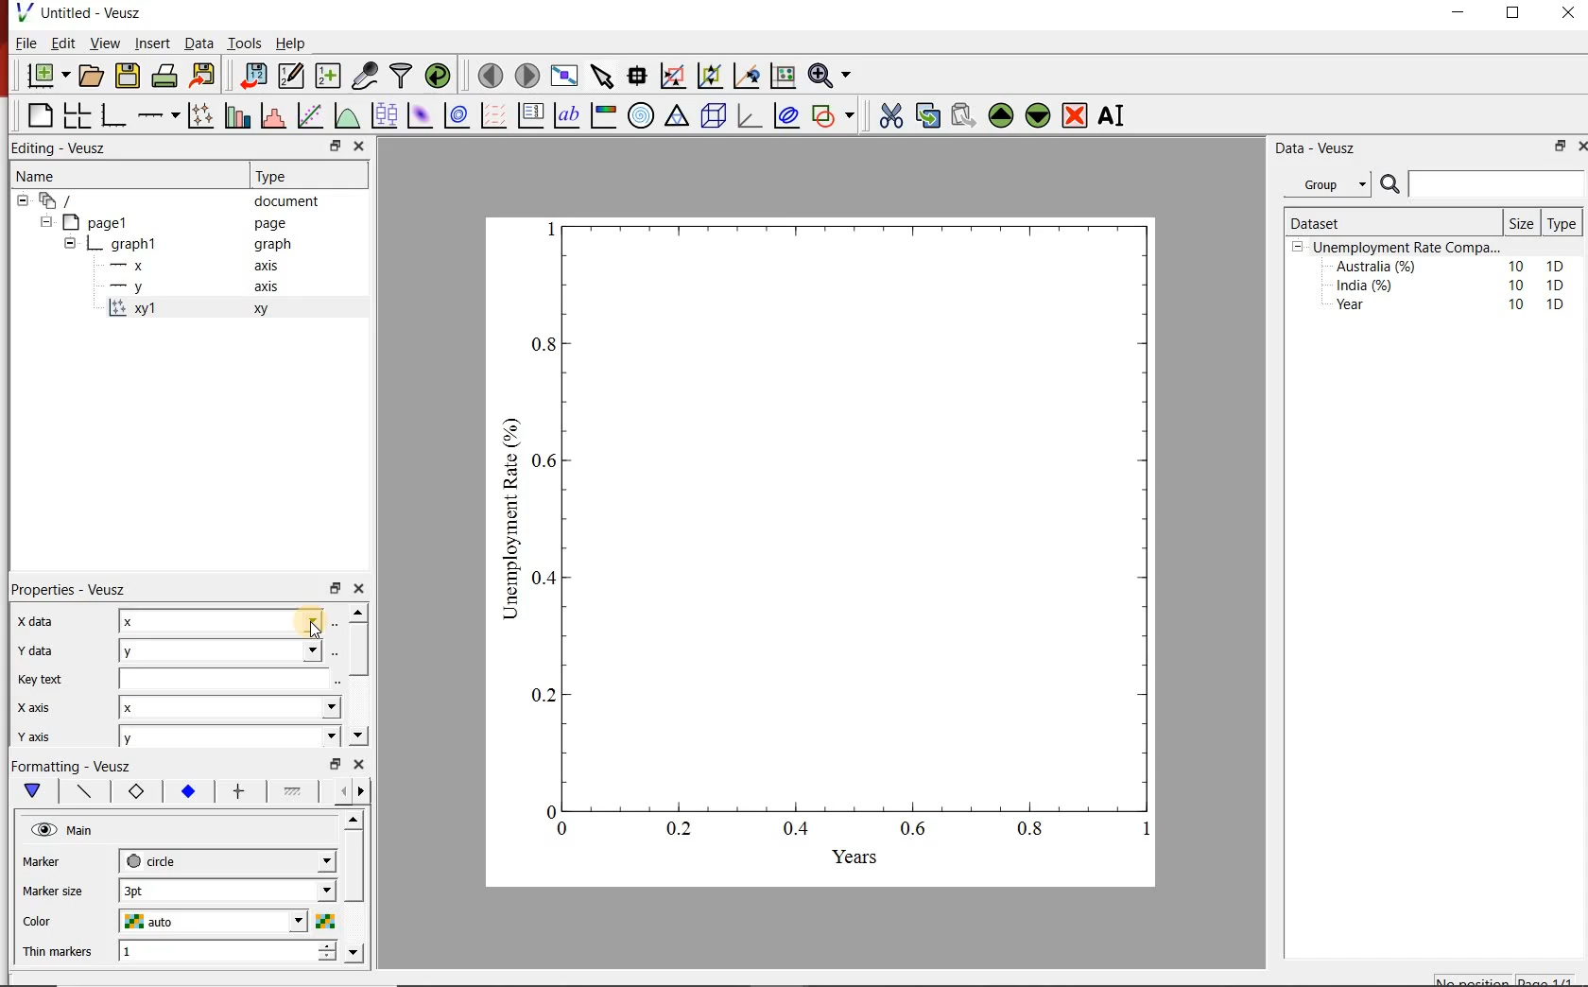 The height and width of the screenshot is (987, 1588). What do you see at coordinates (296, 176) in the screenshot?
I see `Type` at bounding box center [296, 176].